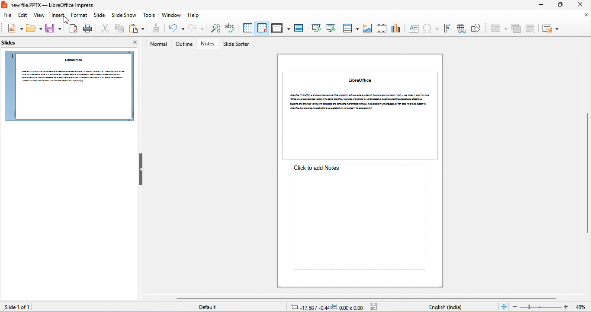 This screenshot has width=591, height=312. Describe the element at coordinates (315, 28) in the screenshot. I see `start from first slide` at that location.